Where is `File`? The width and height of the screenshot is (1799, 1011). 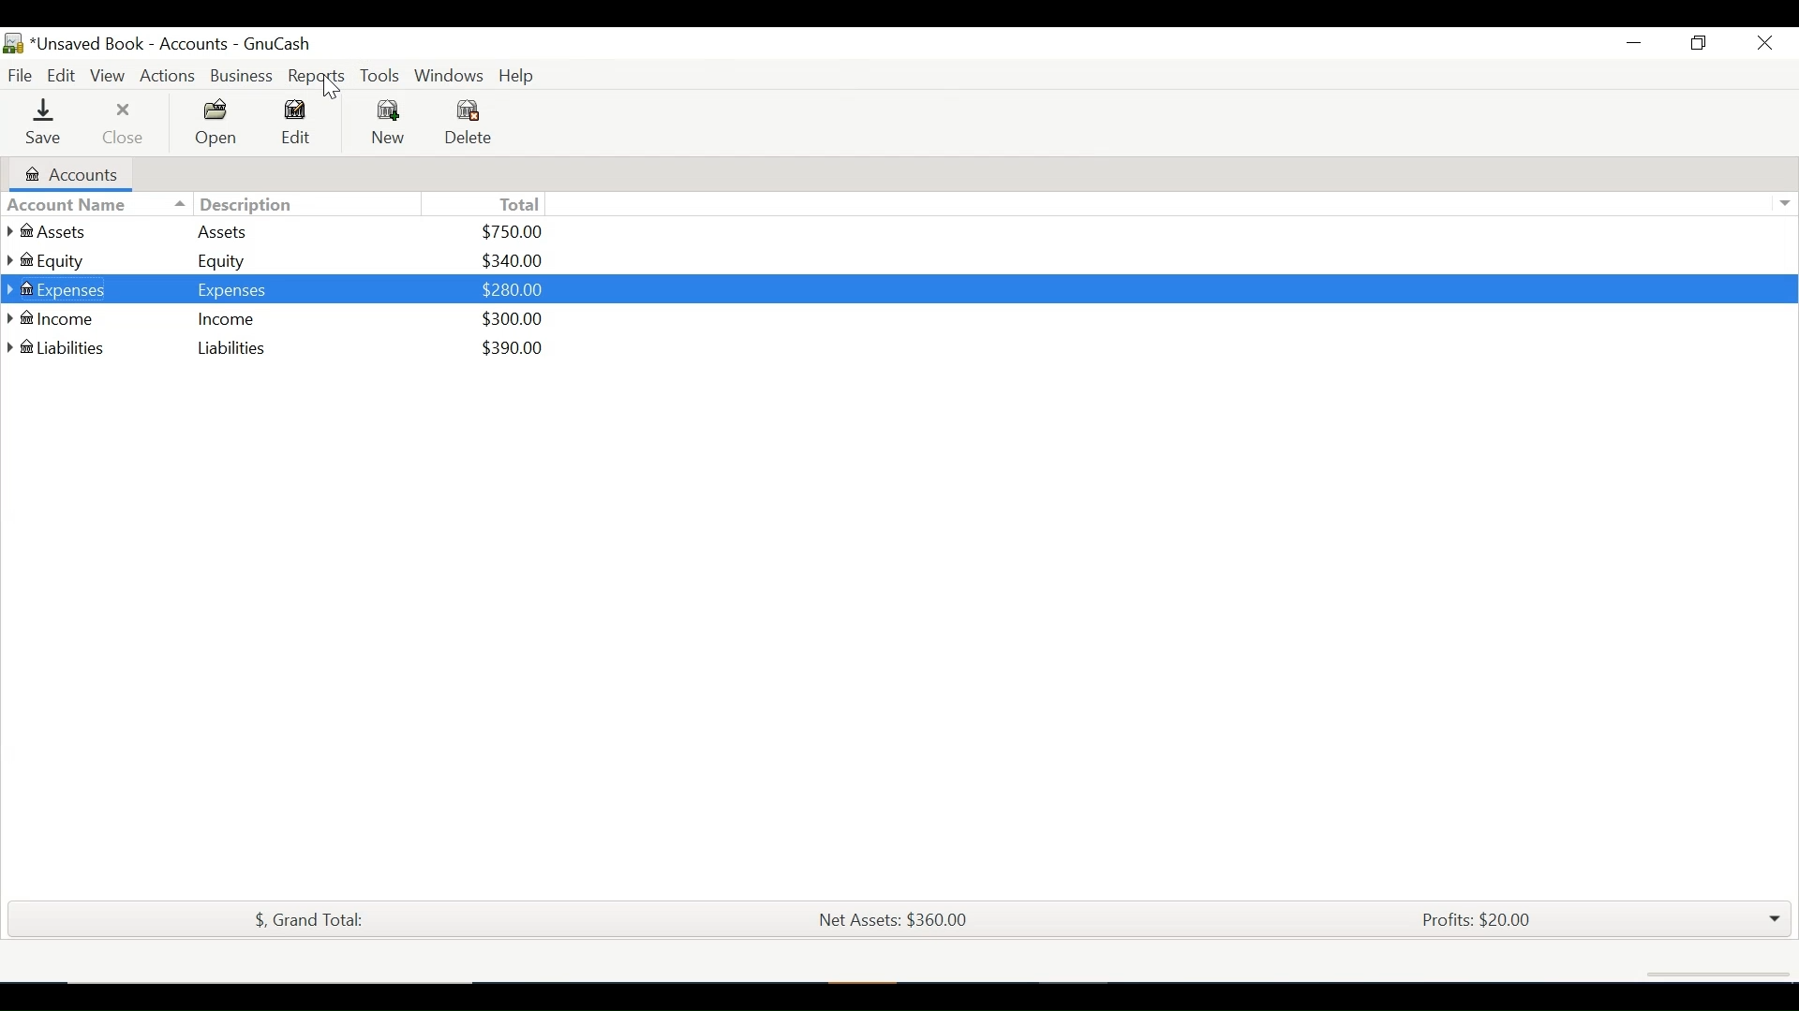 File is located at coordinates (18, 73).